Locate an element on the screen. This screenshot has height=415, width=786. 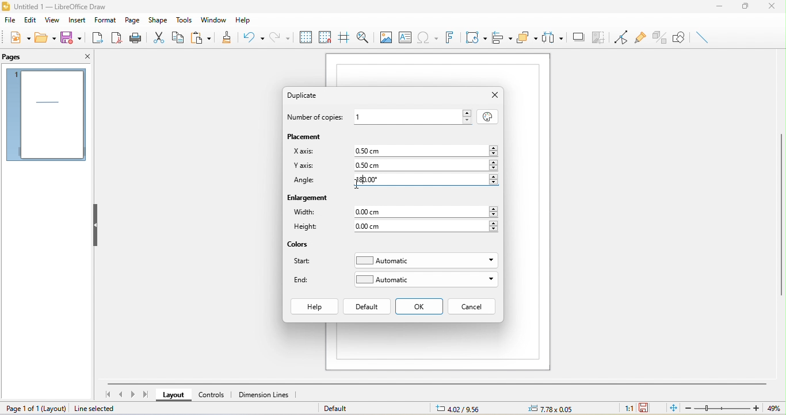
maximize is located at coordinates (746, 8).